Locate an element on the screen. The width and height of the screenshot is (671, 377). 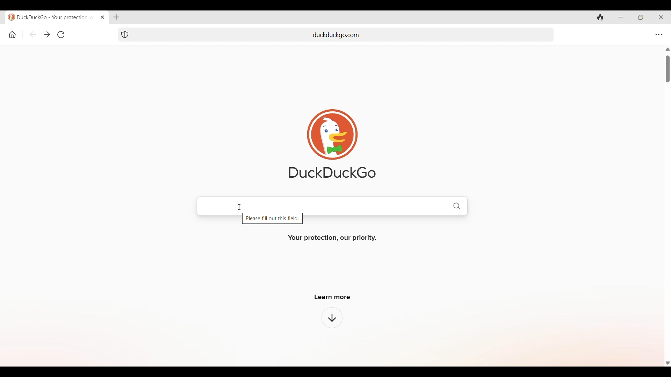
Learn more about browser is located at coordinates (332, 318).